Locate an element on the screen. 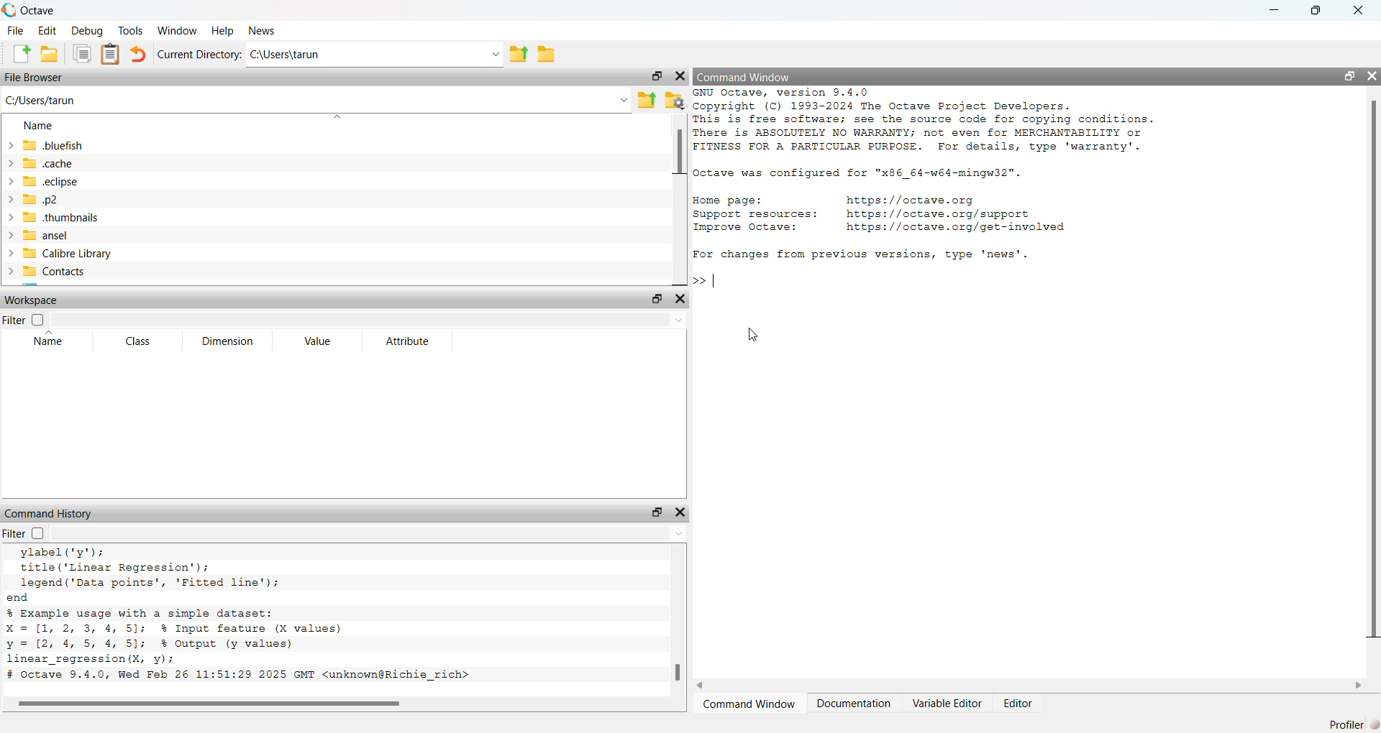 This screenshot has height=733, width=1381. close is located at coordinates (1365, 9).